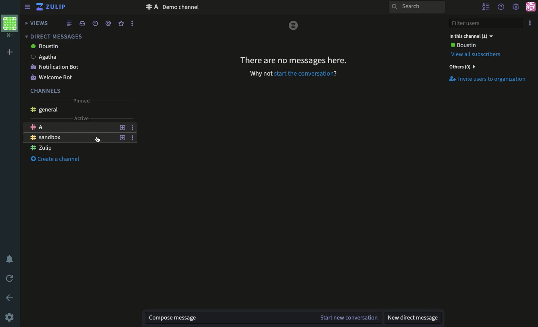  What do you see at coordinates (9, 317) in the screenshot?
I see `Settings` at bounding box center [9, 317].